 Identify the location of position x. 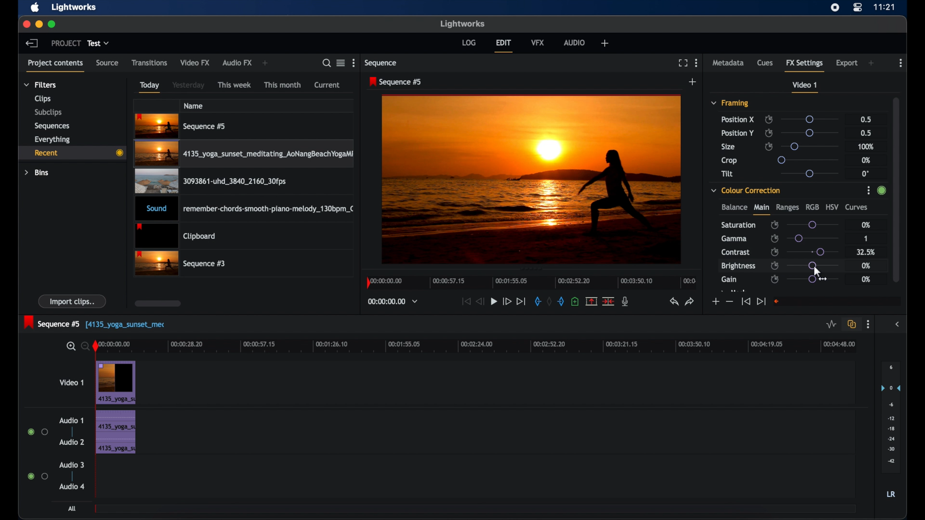
(738, 119).